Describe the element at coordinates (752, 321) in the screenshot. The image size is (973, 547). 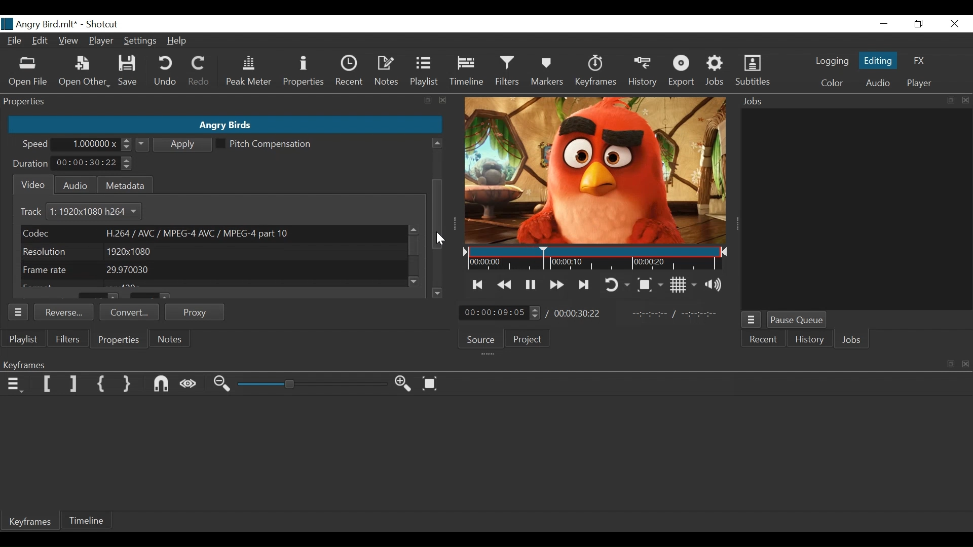
I see `Jobs Menu` at that location.